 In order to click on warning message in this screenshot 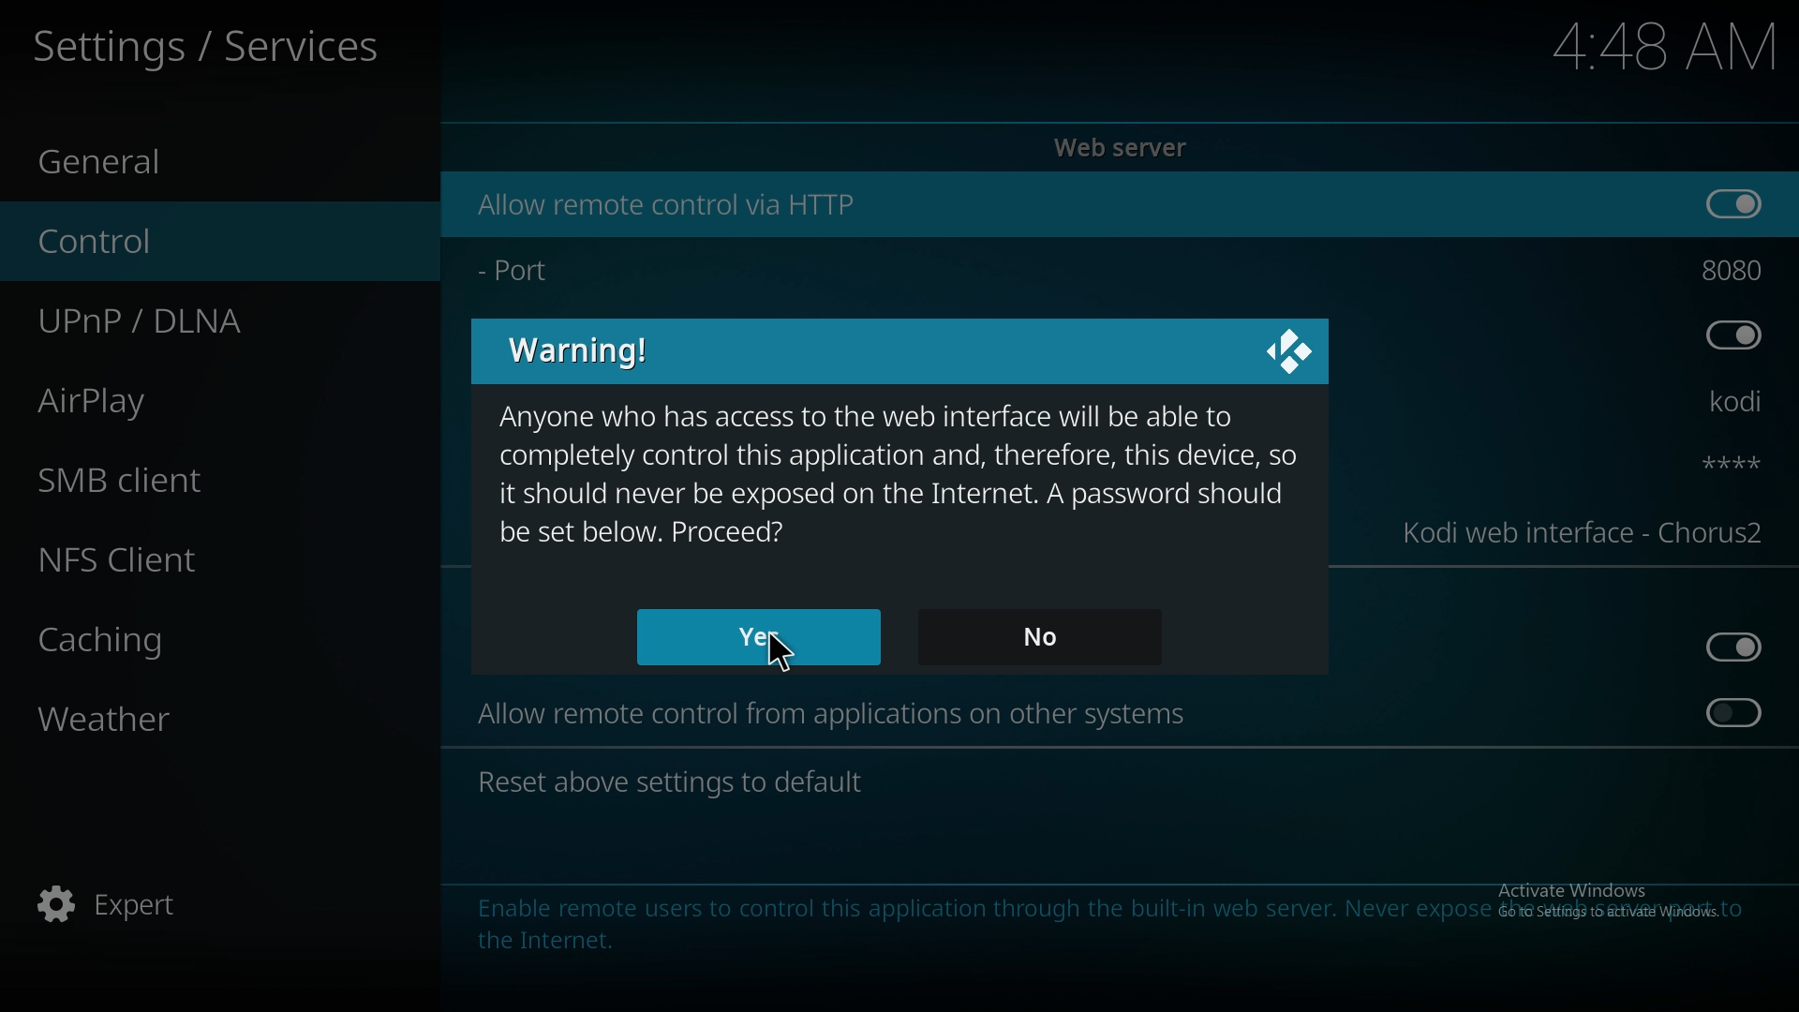, I will do `click(901, 470)`.